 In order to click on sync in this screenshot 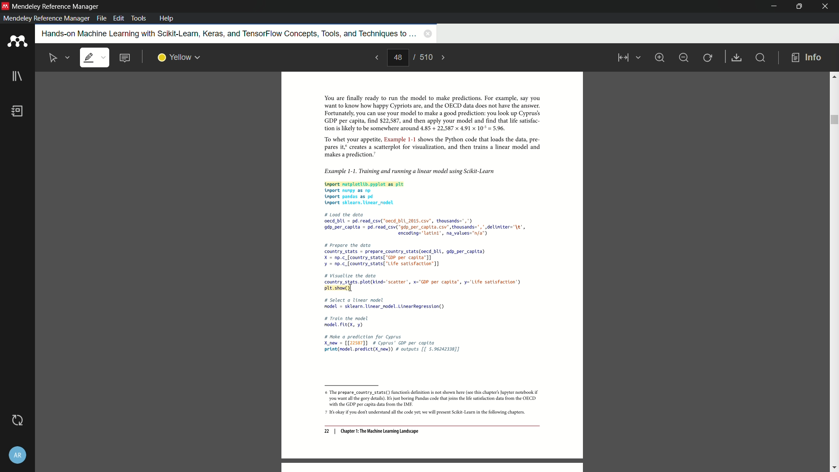, I will do `click(17, 420)`.